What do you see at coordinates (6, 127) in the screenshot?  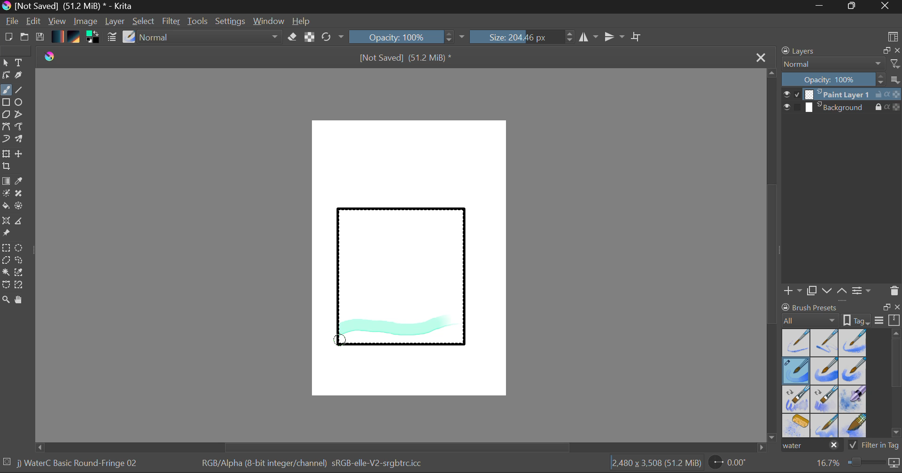 I see `Bezier Curve` at bounding box center [6, 127].